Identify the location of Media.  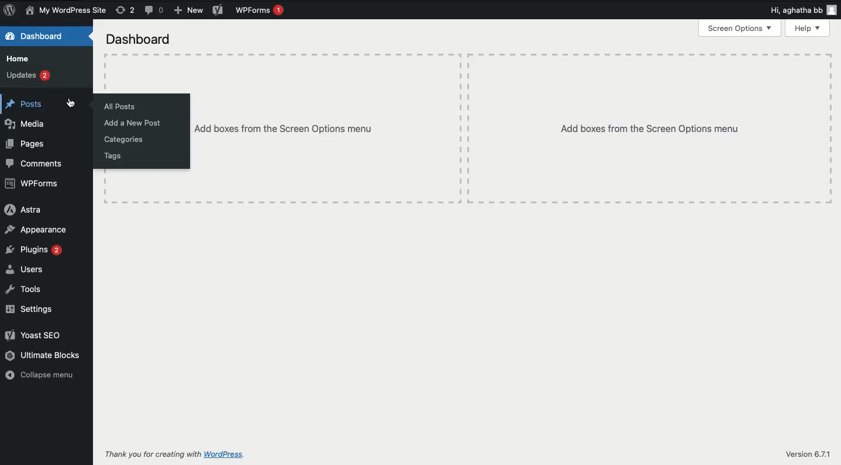
(25, 124).